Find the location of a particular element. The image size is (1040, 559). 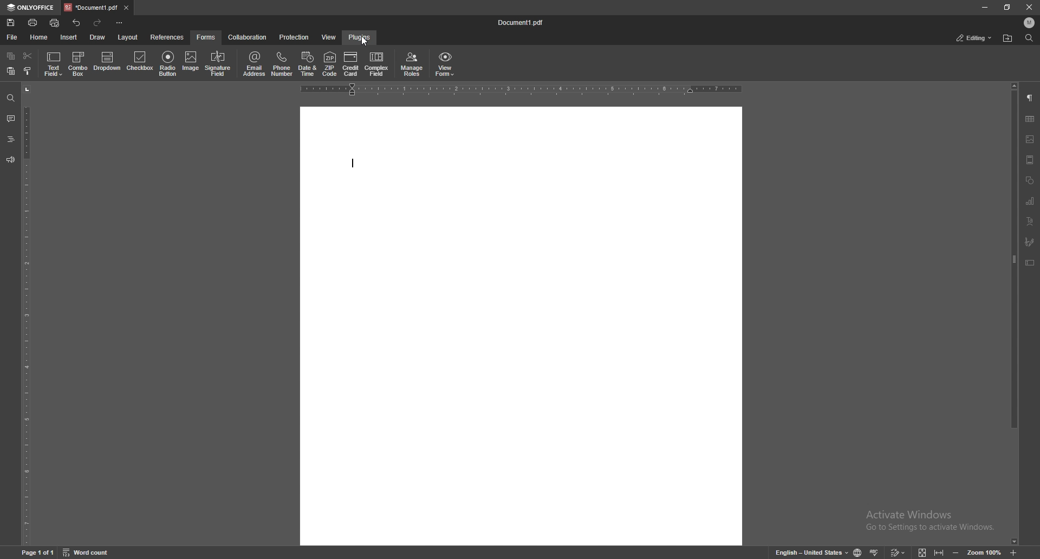

zip code is located at coordinates (330, 64).